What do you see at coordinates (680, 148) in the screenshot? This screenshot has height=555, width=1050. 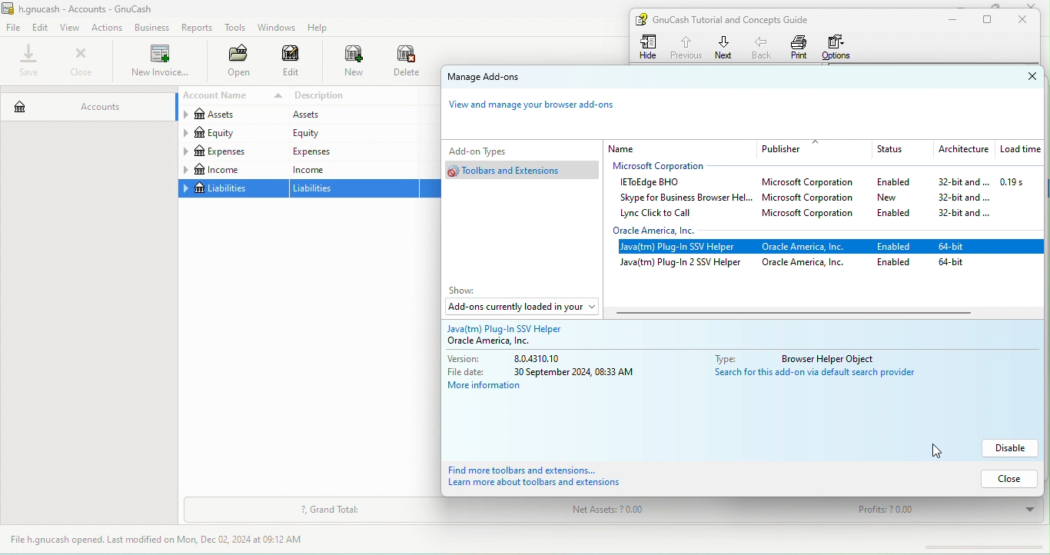 I see `name` at bounding box center [680, 148].